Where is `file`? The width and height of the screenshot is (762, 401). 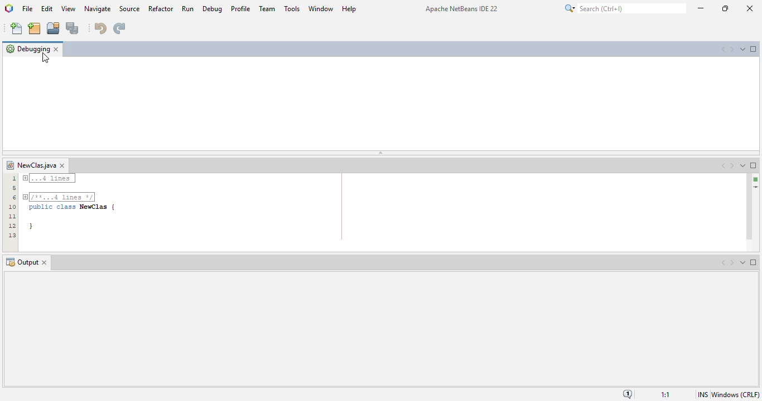 file is located at coordinates (28, 8).